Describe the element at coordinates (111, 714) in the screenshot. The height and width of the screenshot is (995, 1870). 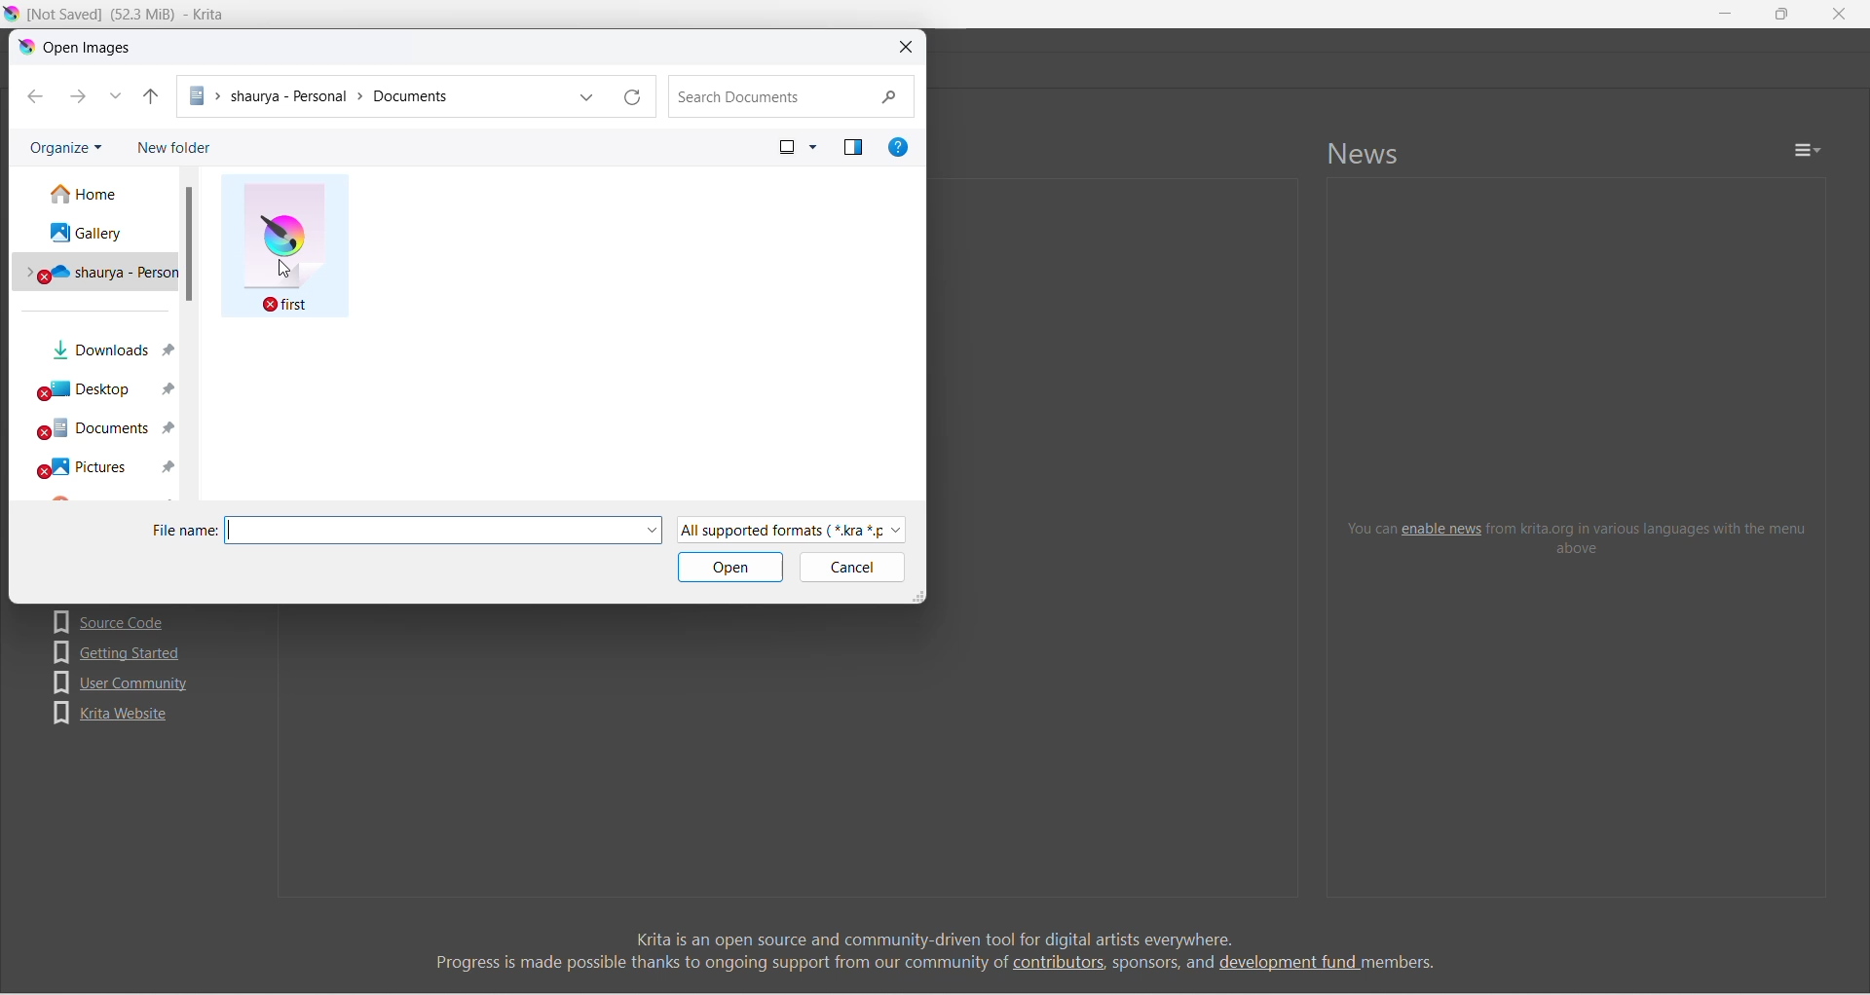
I see `krita website` at that location.